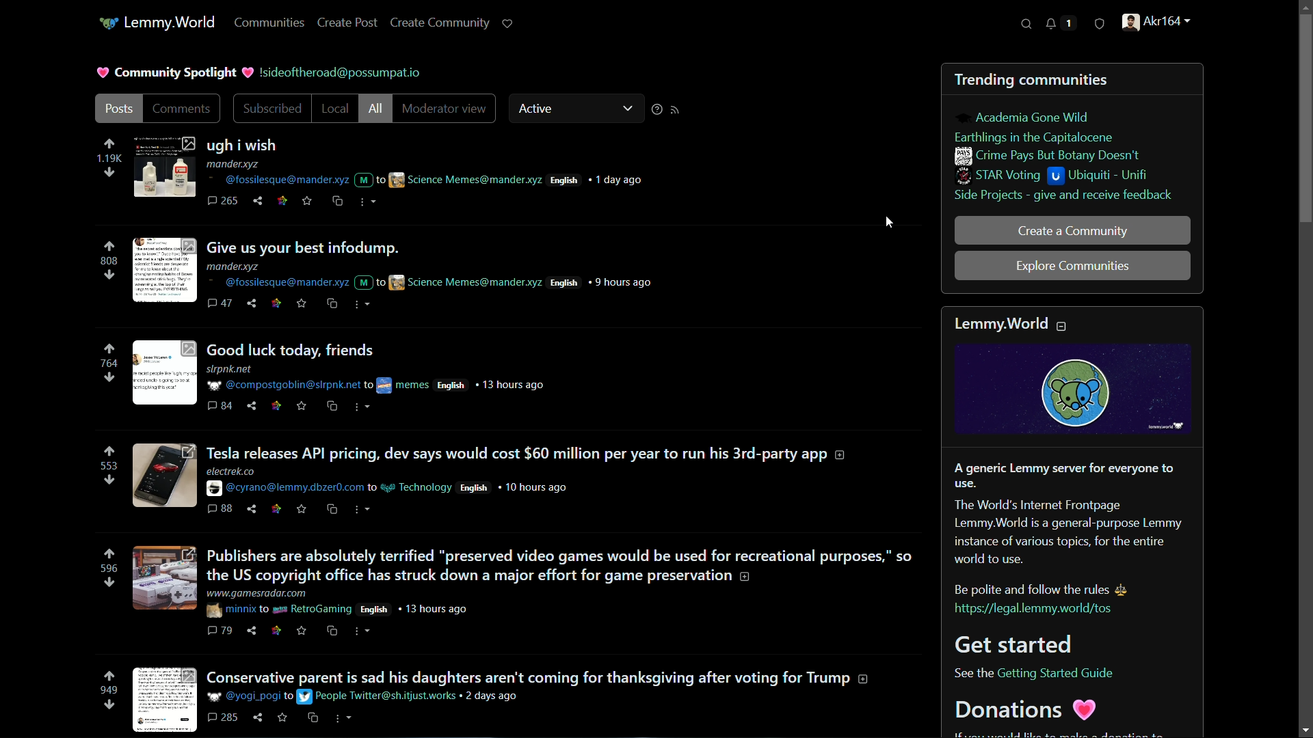  What do you see at coordinates (110, 553) in the screenshot?
I see `upvote` at bounding box center [110, 553].